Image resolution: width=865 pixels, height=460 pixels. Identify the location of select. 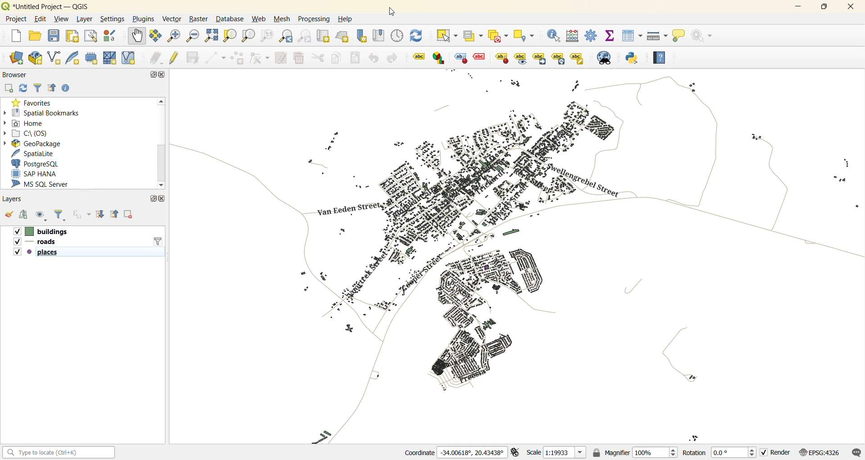
(448, 35).